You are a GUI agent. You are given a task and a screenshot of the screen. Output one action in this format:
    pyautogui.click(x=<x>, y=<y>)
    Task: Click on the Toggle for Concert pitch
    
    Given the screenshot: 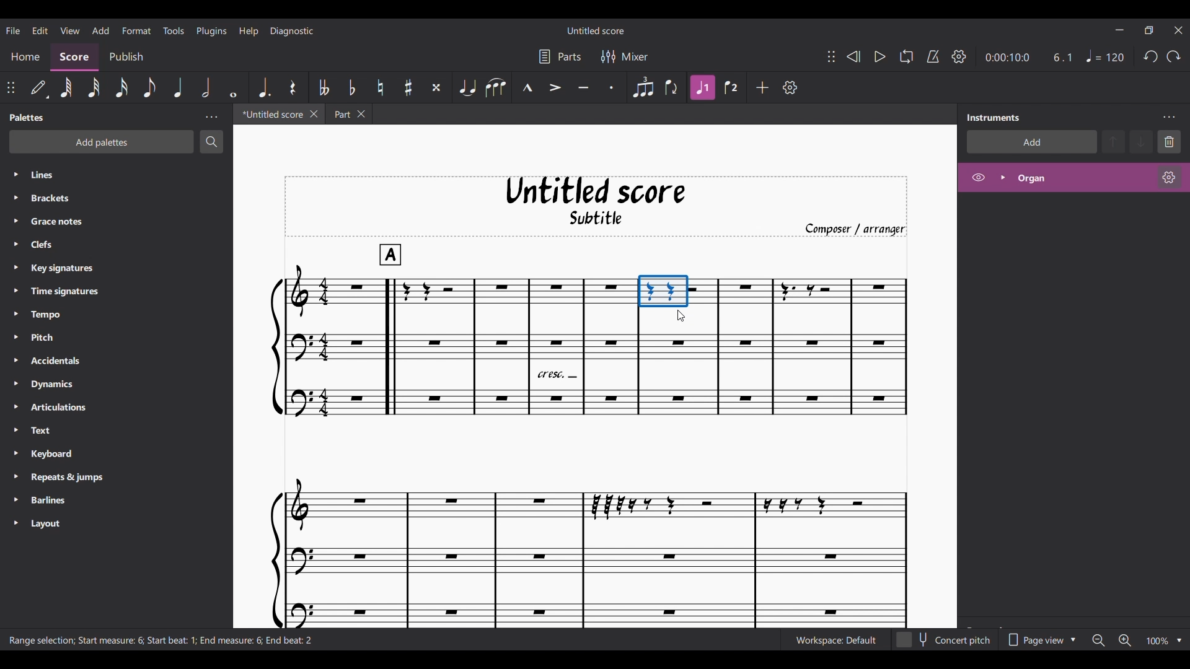 What is the action you would take?
    pyautogui.click(x=945, y=640)
    